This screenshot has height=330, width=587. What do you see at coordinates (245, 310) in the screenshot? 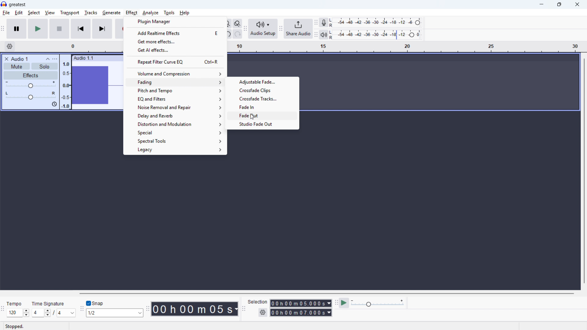
I see `Selection toolbar ` at bounding box center [245, 310].